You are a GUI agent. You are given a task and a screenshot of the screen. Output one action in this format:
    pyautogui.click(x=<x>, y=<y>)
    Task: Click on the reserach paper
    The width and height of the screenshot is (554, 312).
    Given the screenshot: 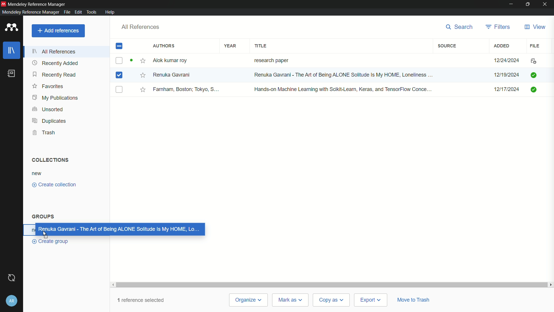 What is the action you would take?
    pyautogui.click(x=270, y=59)
    